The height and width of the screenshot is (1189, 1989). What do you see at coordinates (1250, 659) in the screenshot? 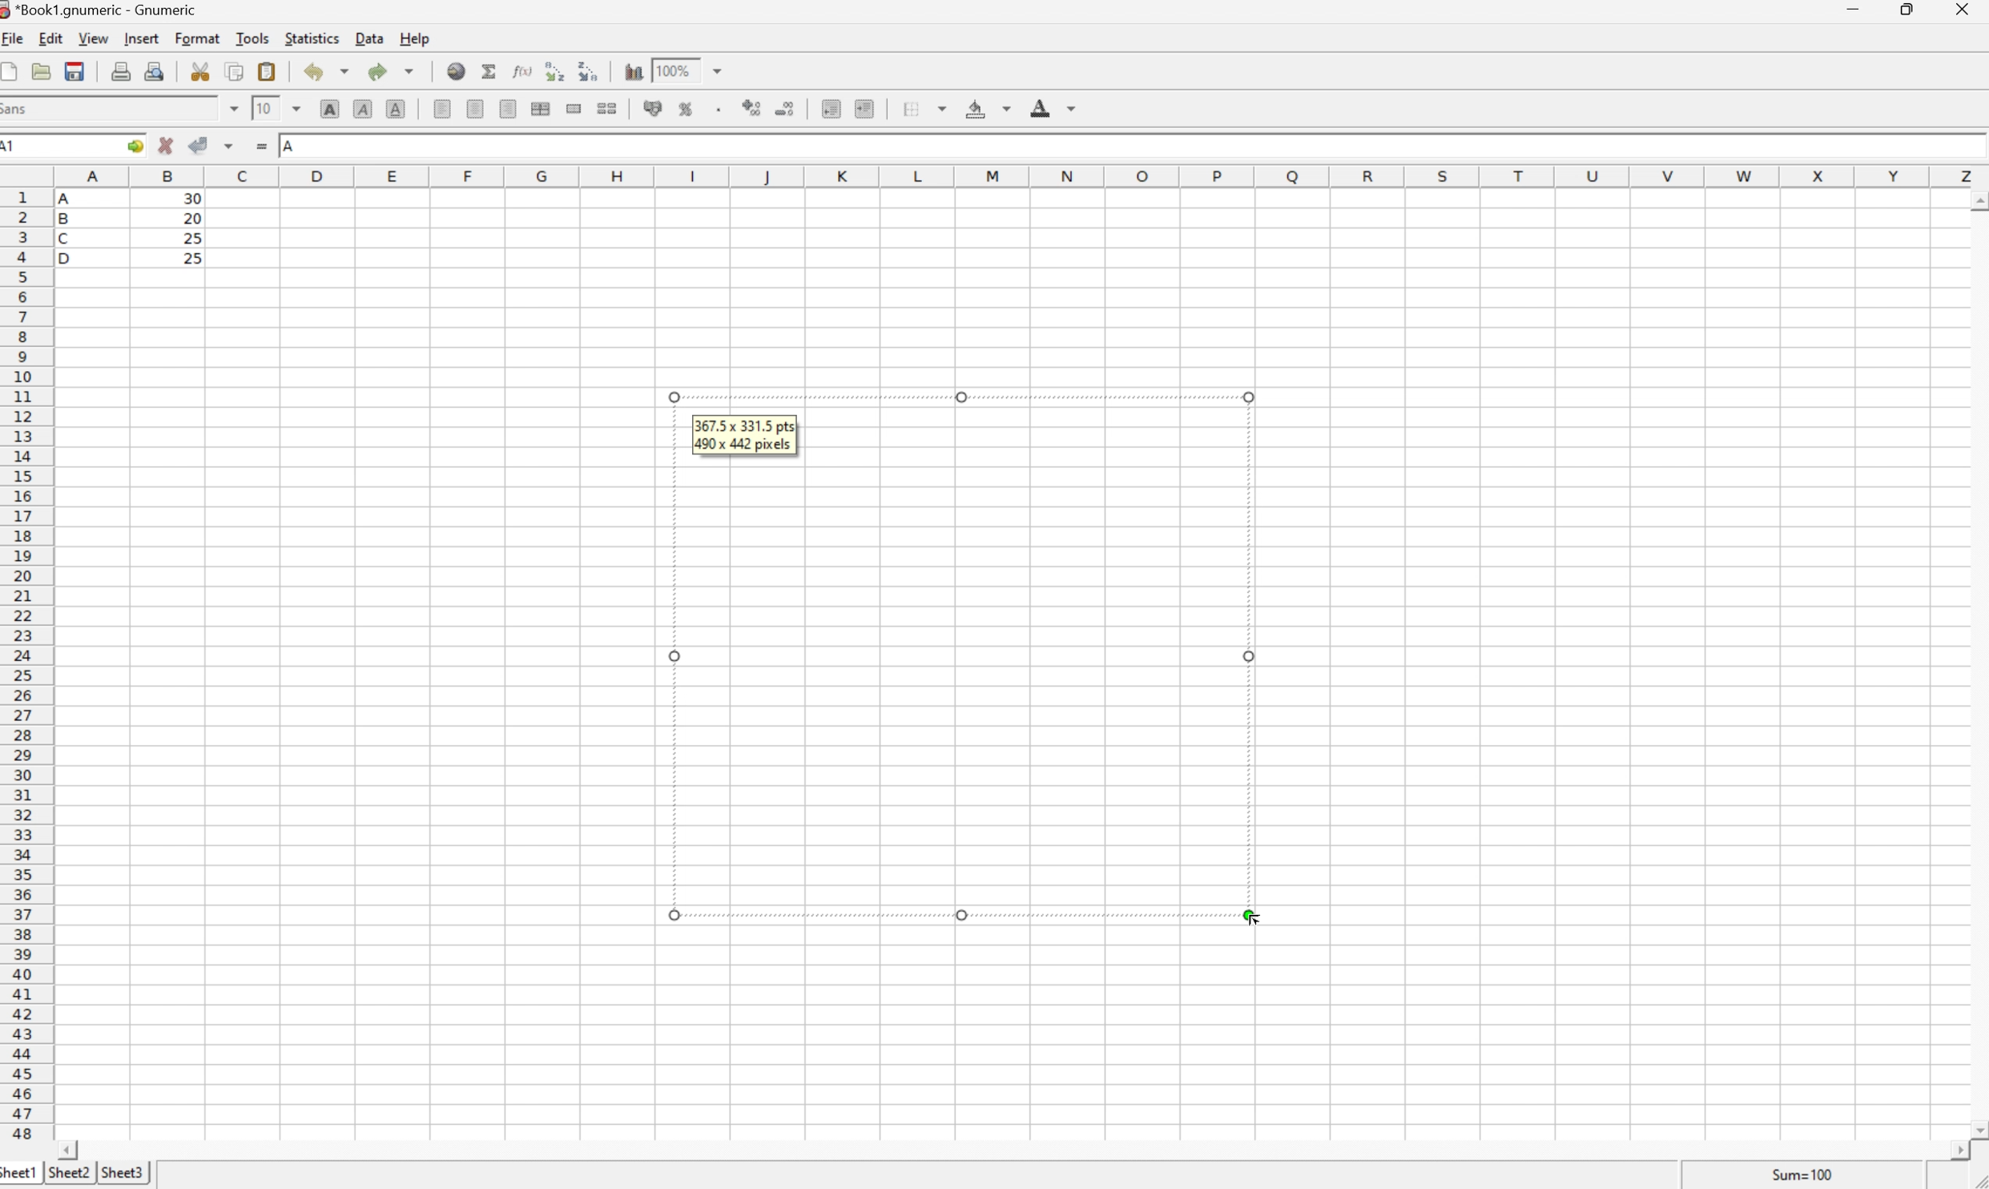
I see `` at bounding box center [1250, 659].